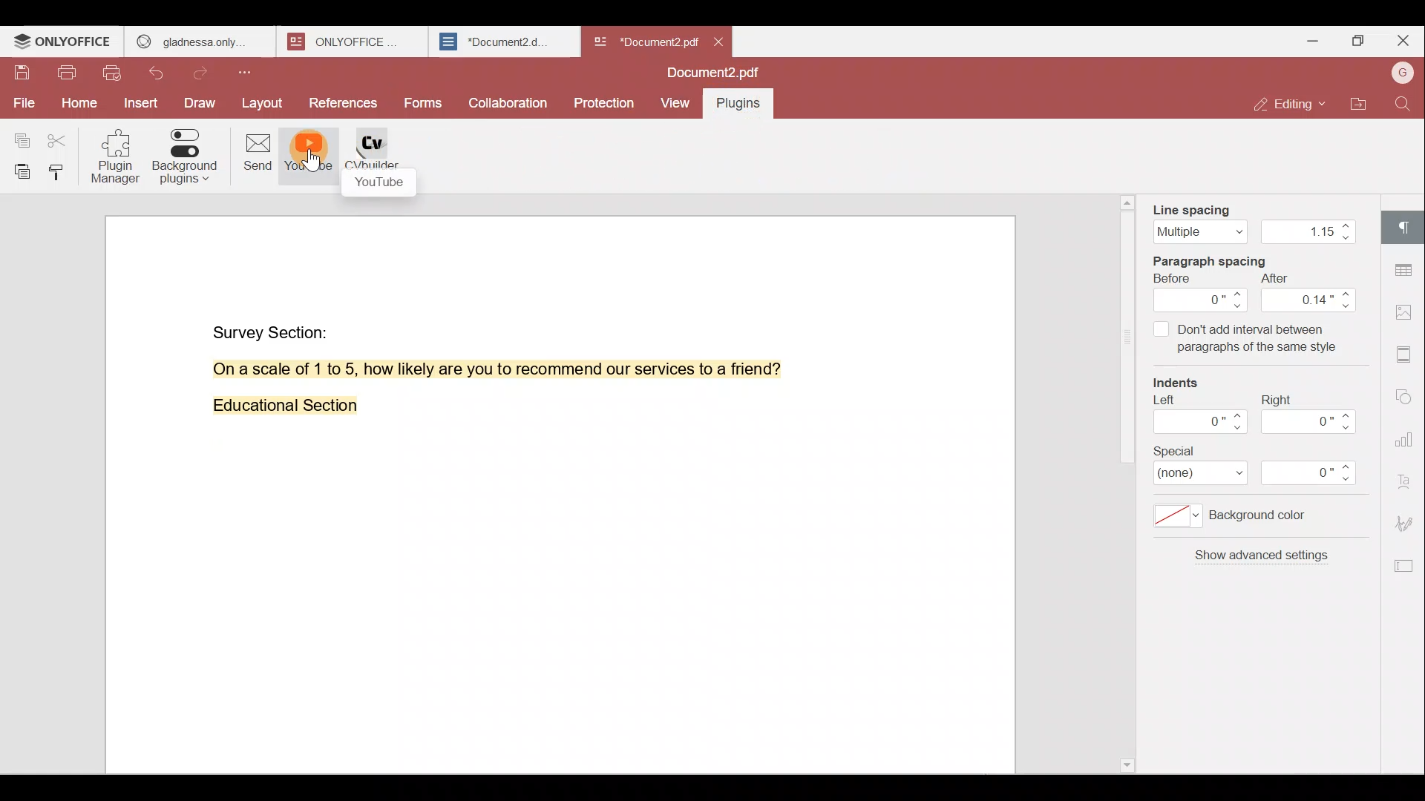  I want to click on Background plugins, so click(184, 156).